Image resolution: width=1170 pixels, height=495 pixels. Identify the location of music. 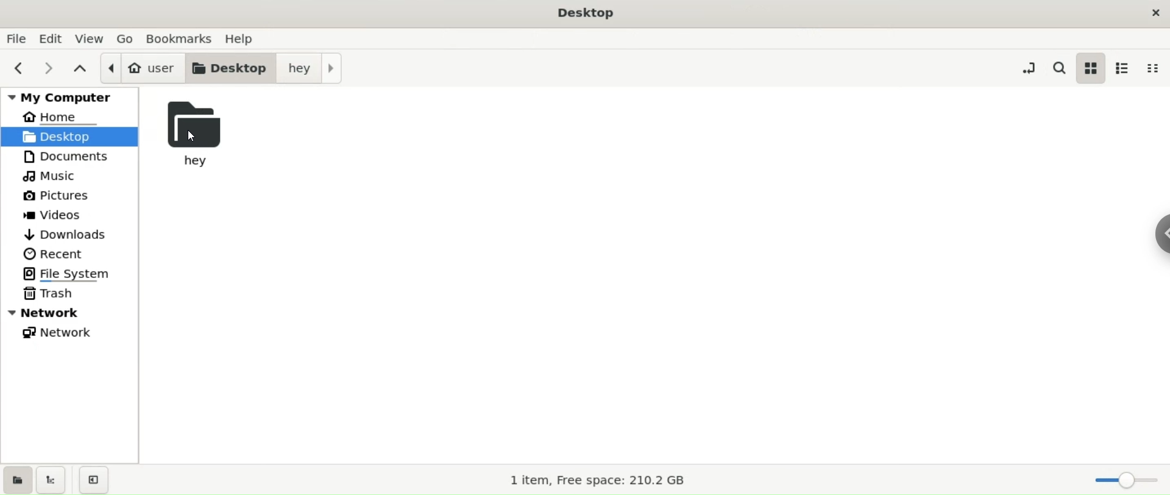
(71, 177).